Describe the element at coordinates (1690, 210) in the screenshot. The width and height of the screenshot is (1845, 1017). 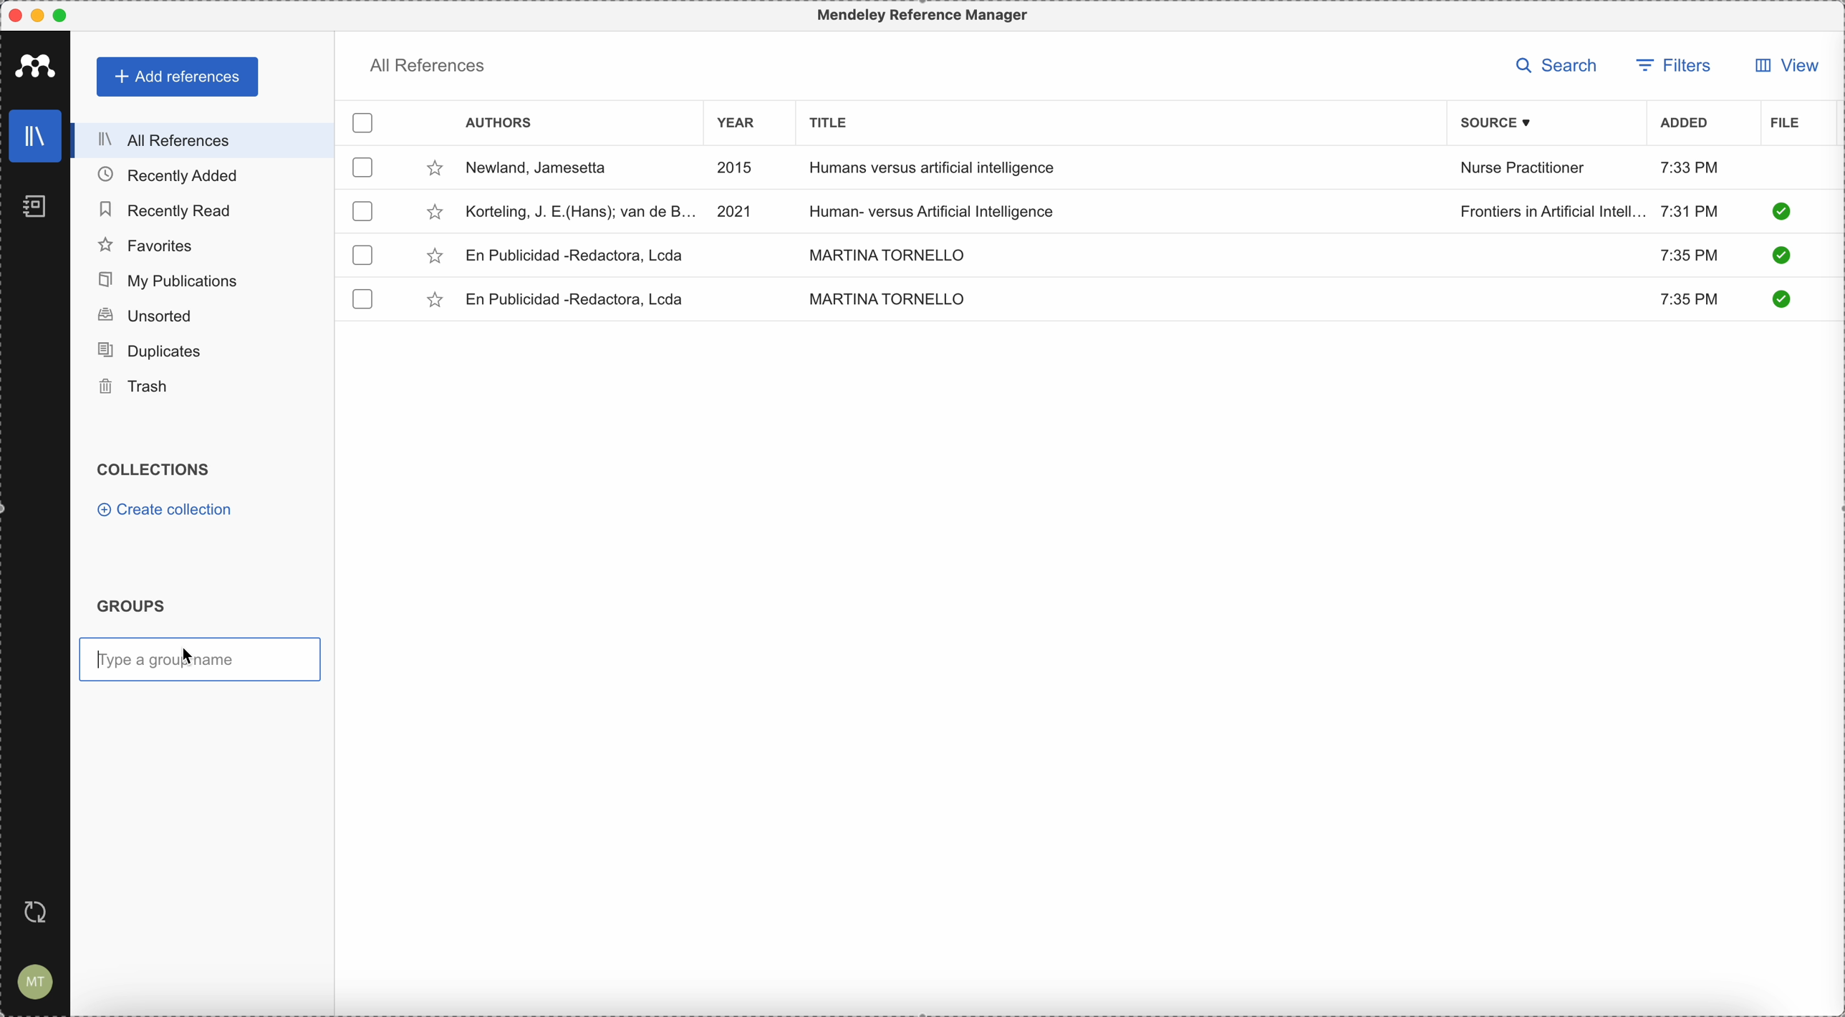
I see `7:31 PM` at that location.